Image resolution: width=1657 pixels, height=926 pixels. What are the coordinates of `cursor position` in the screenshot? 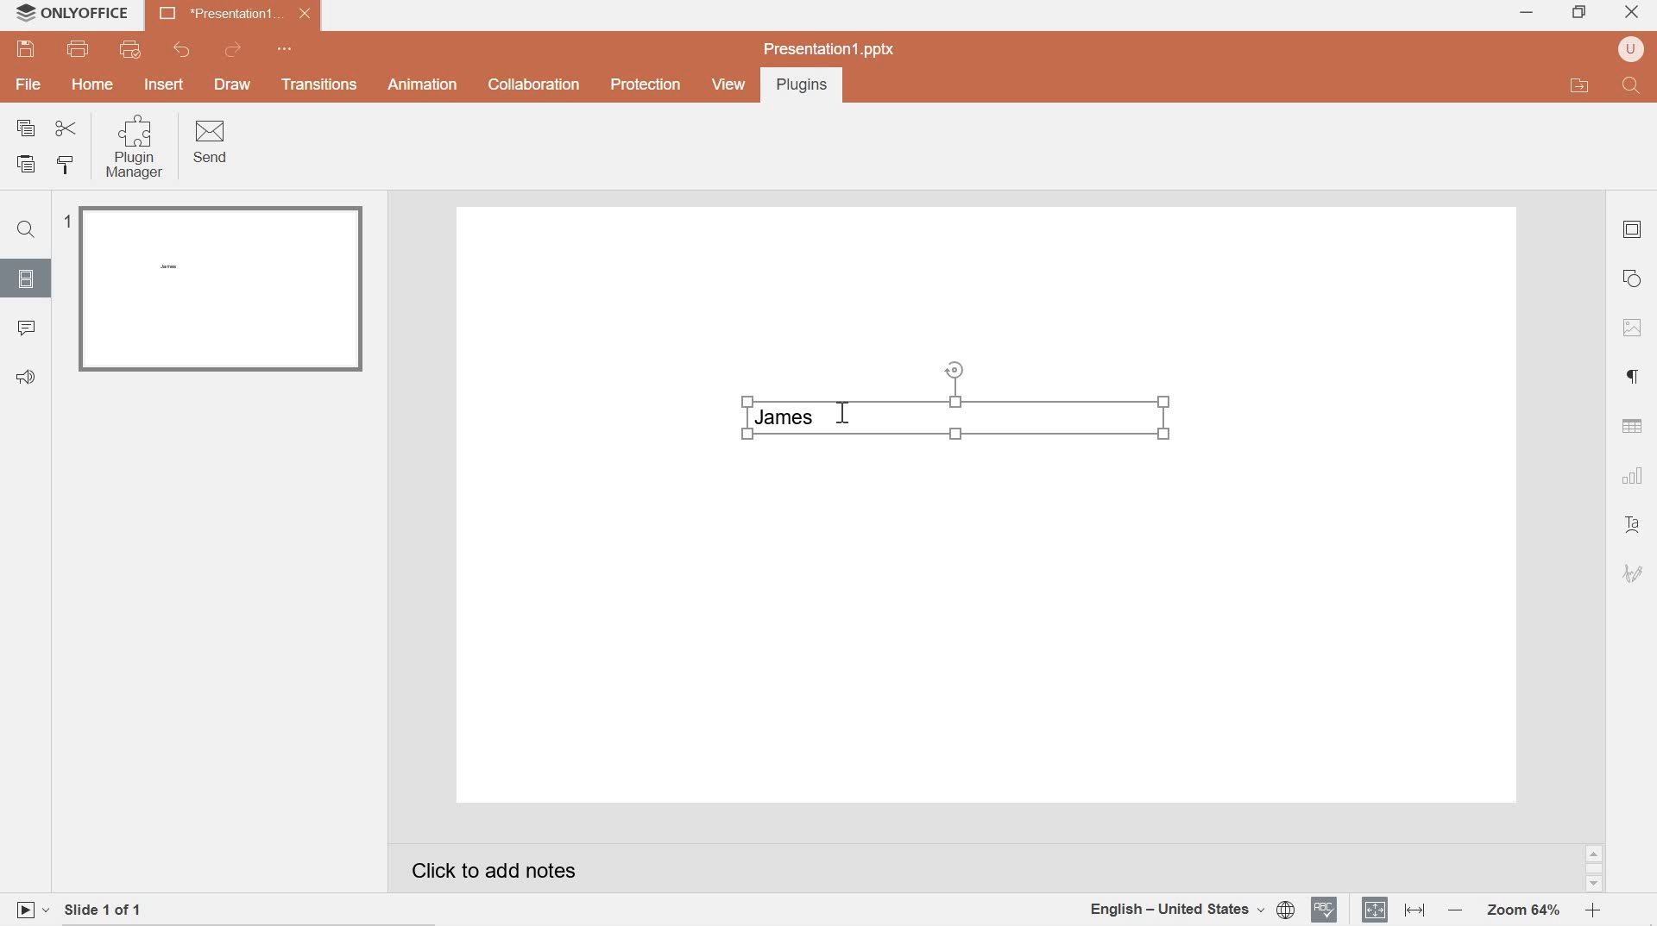 It's located at (843, 414).